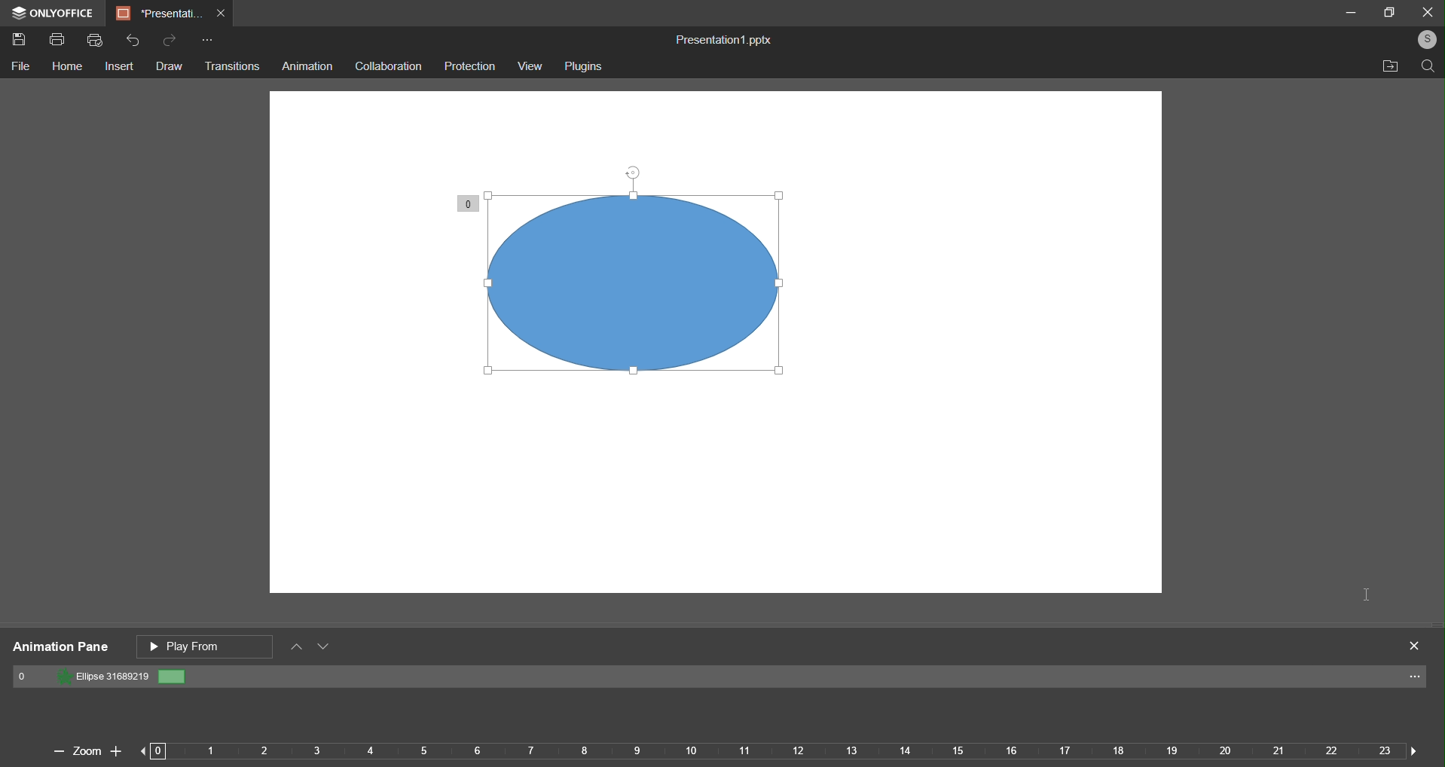 The image size is (1445, 767). What do you see at coordinates (53, 13) in the screenshot?
I see `Logo` at bounding box center [53, 13].